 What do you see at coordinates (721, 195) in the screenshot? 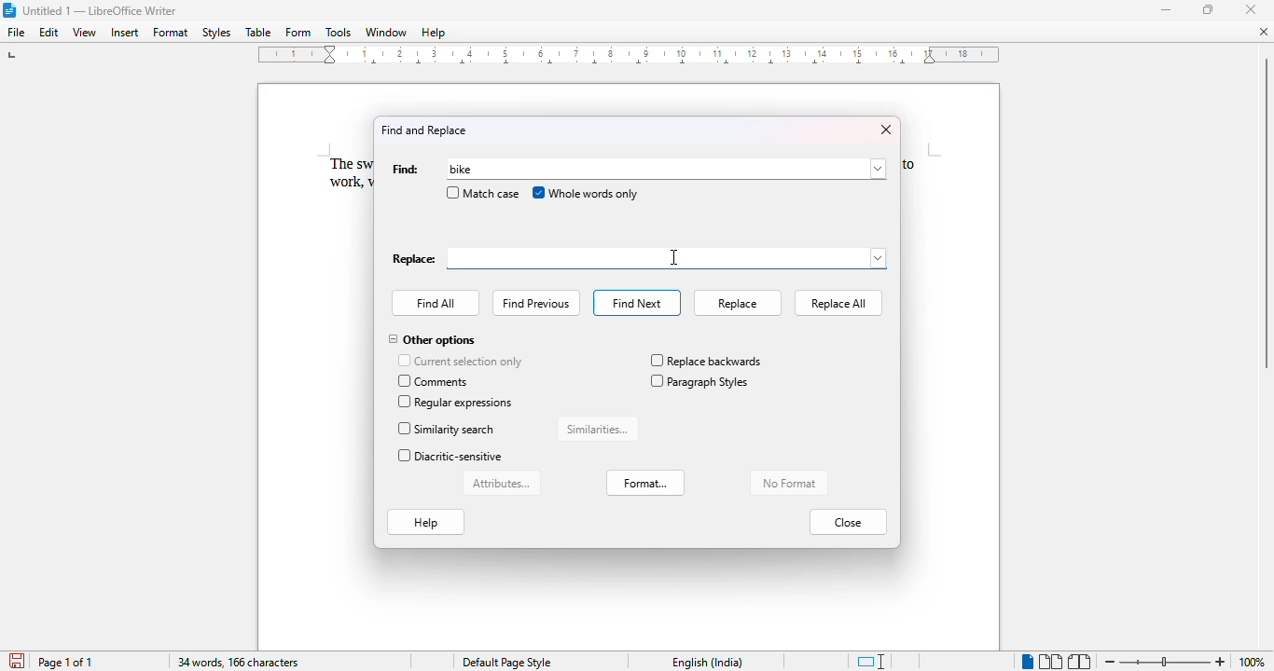
I see `cursor` at bounding box center [721, 195].